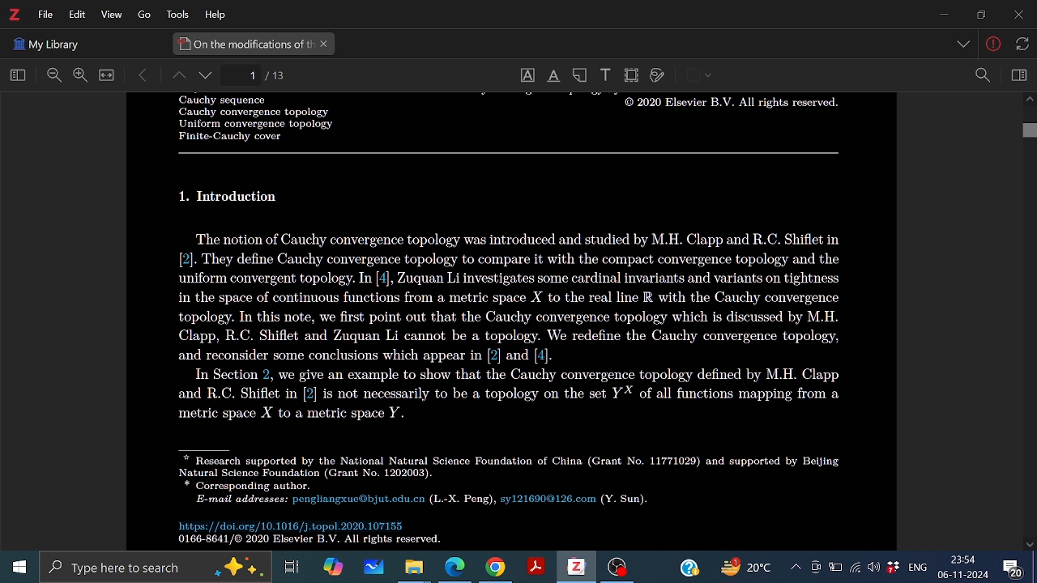 This screenshot has width=1037, height=583. Describe the element at coordinates (965, 45) in the screenshot. I see `` at that location.